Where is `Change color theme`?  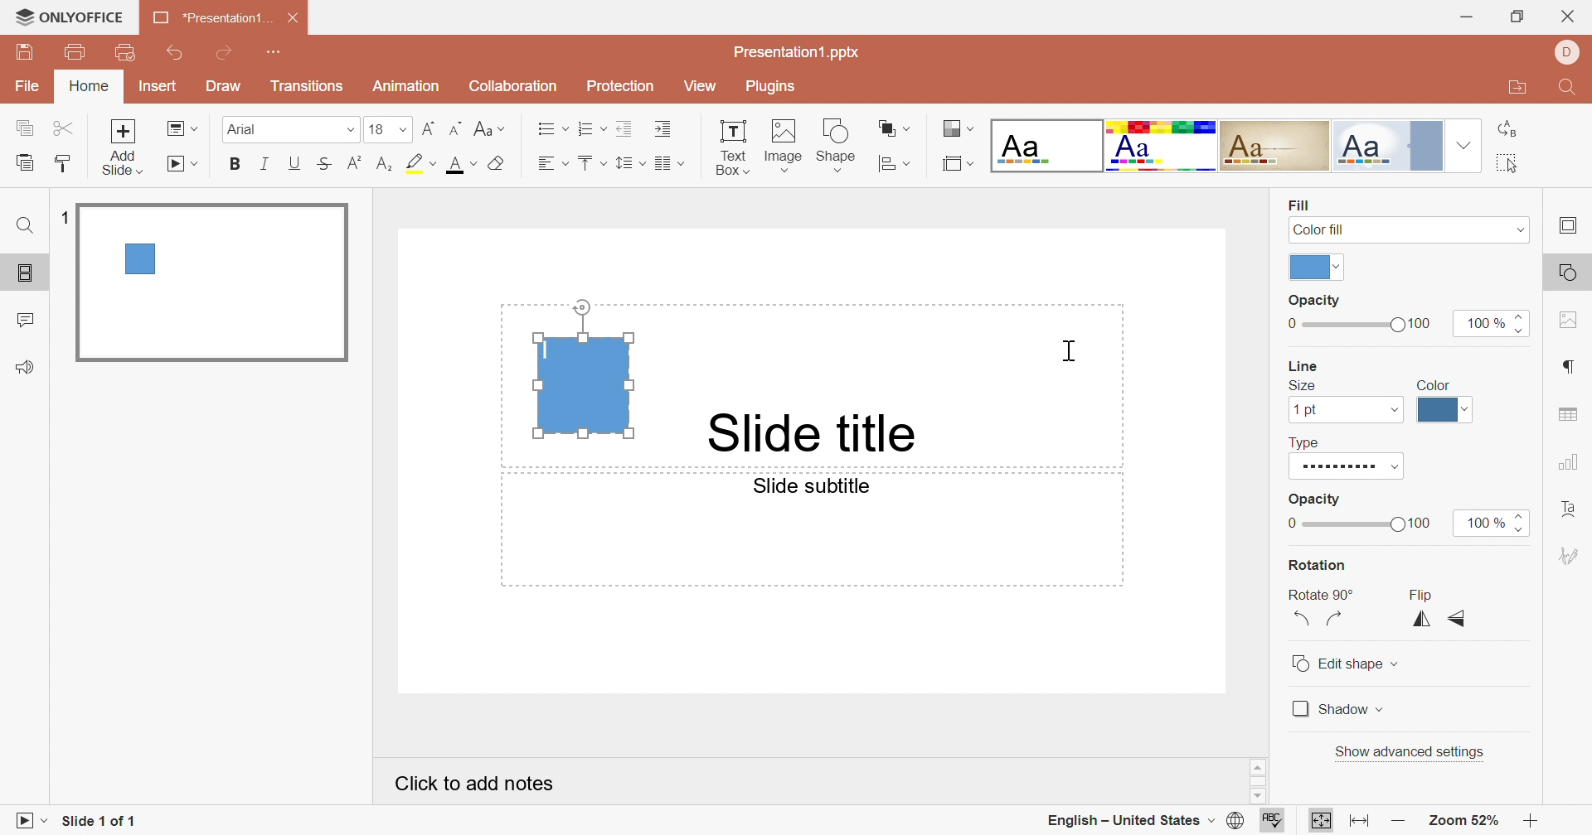 Change color theme is located at coordinates (956, 129).